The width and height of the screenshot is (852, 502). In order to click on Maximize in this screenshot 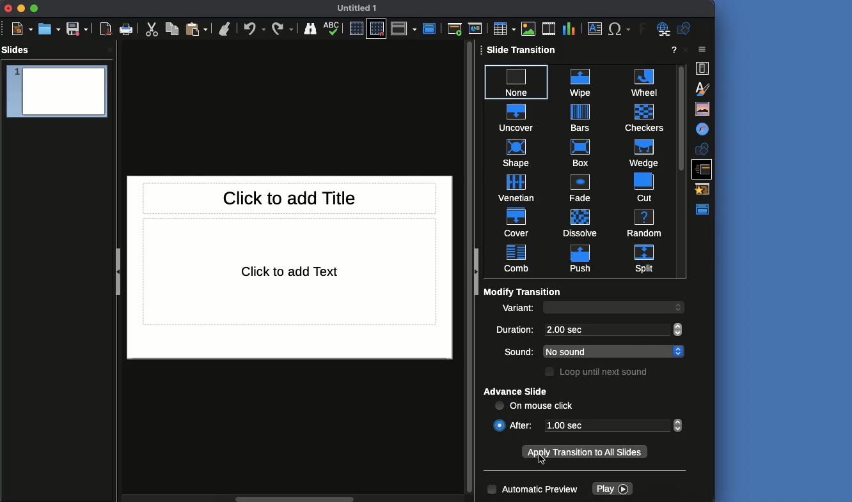, I will do `click(35, 9)`.